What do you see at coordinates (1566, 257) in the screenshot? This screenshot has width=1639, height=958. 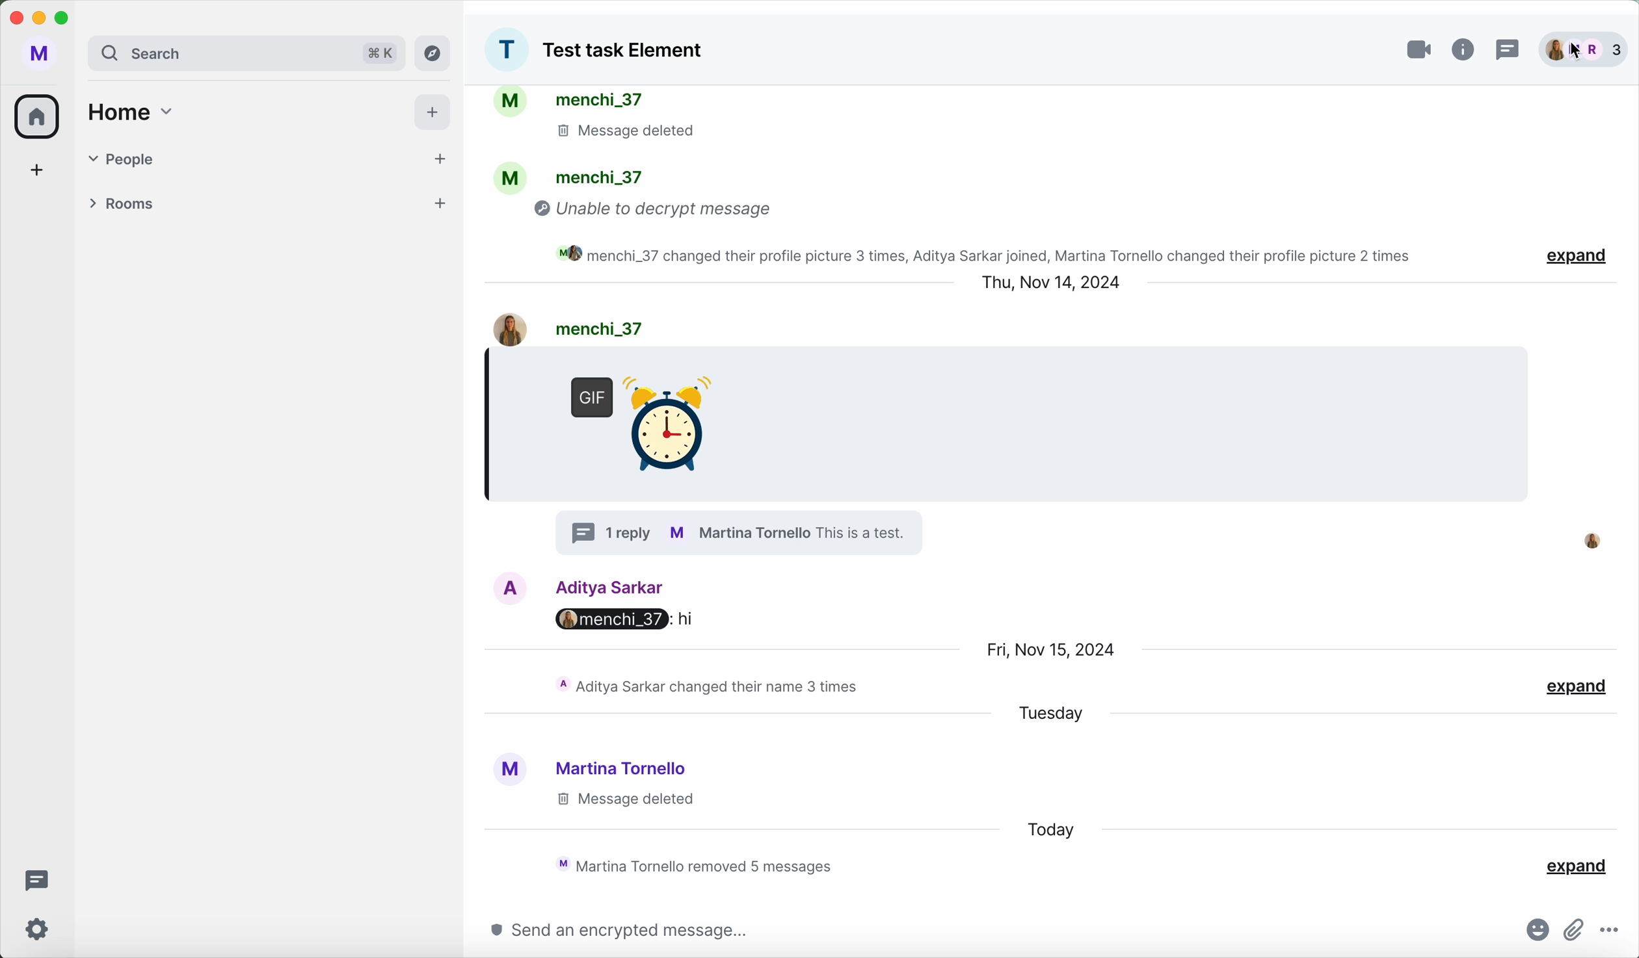 I see `expand` at bounding box center [1566, 257].